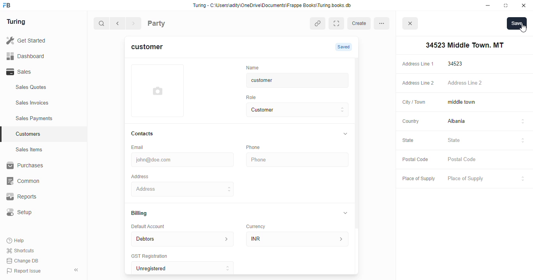 This screenshot has width=533, height=280. What do you see at coordinates (463, 45) in the screenshot?
I see `34523 Middle Town. MT` at bounding box center [463, 45].